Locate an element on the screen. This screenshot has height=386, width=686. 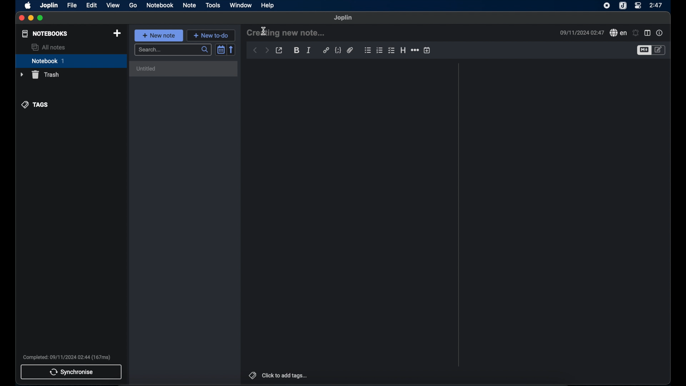
toggle sort order field is located at coordinates (220, 49).